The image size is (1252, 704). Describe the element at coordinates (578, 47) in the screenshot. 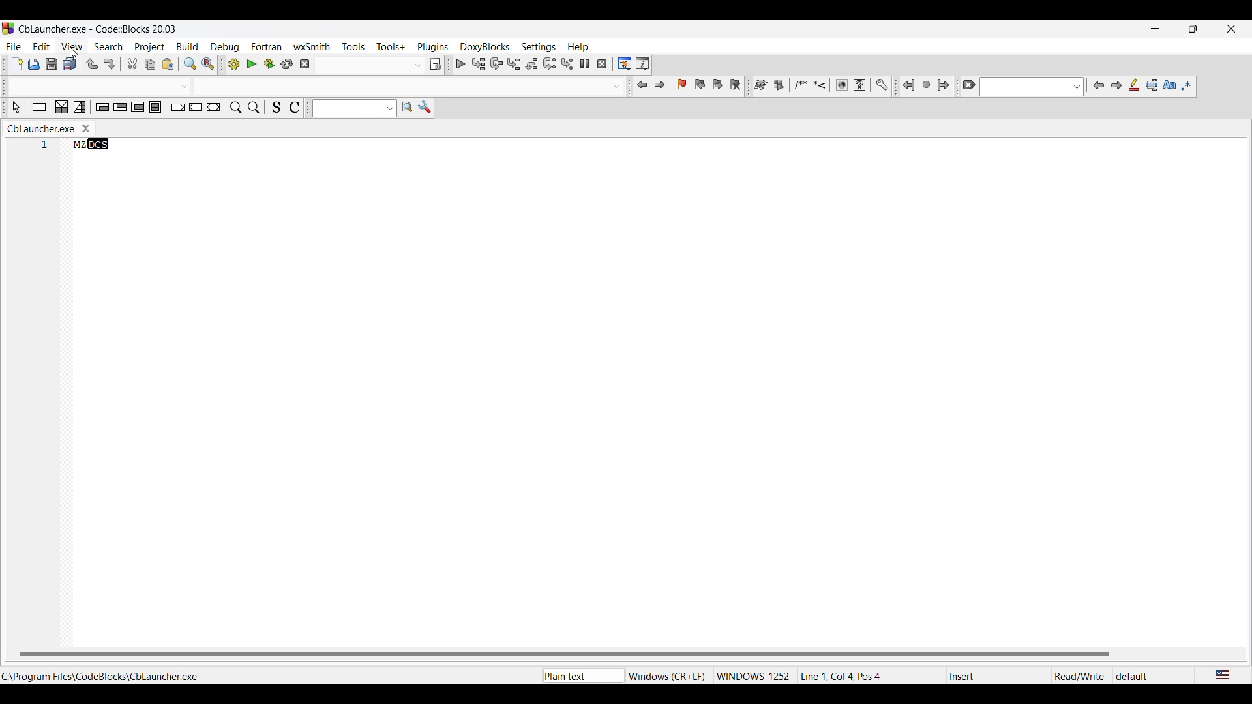

I see `Help menu` at that location.